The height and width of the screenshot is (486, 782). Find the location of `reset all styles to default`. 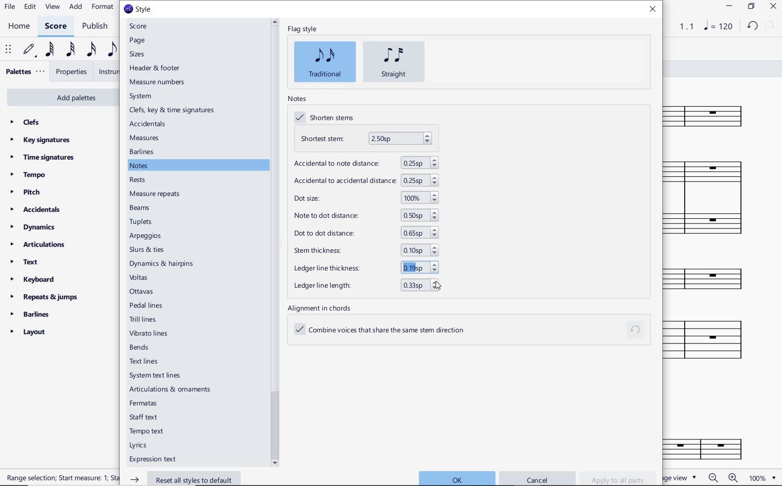

reset all styles to default is located at coordinates (183, 479).